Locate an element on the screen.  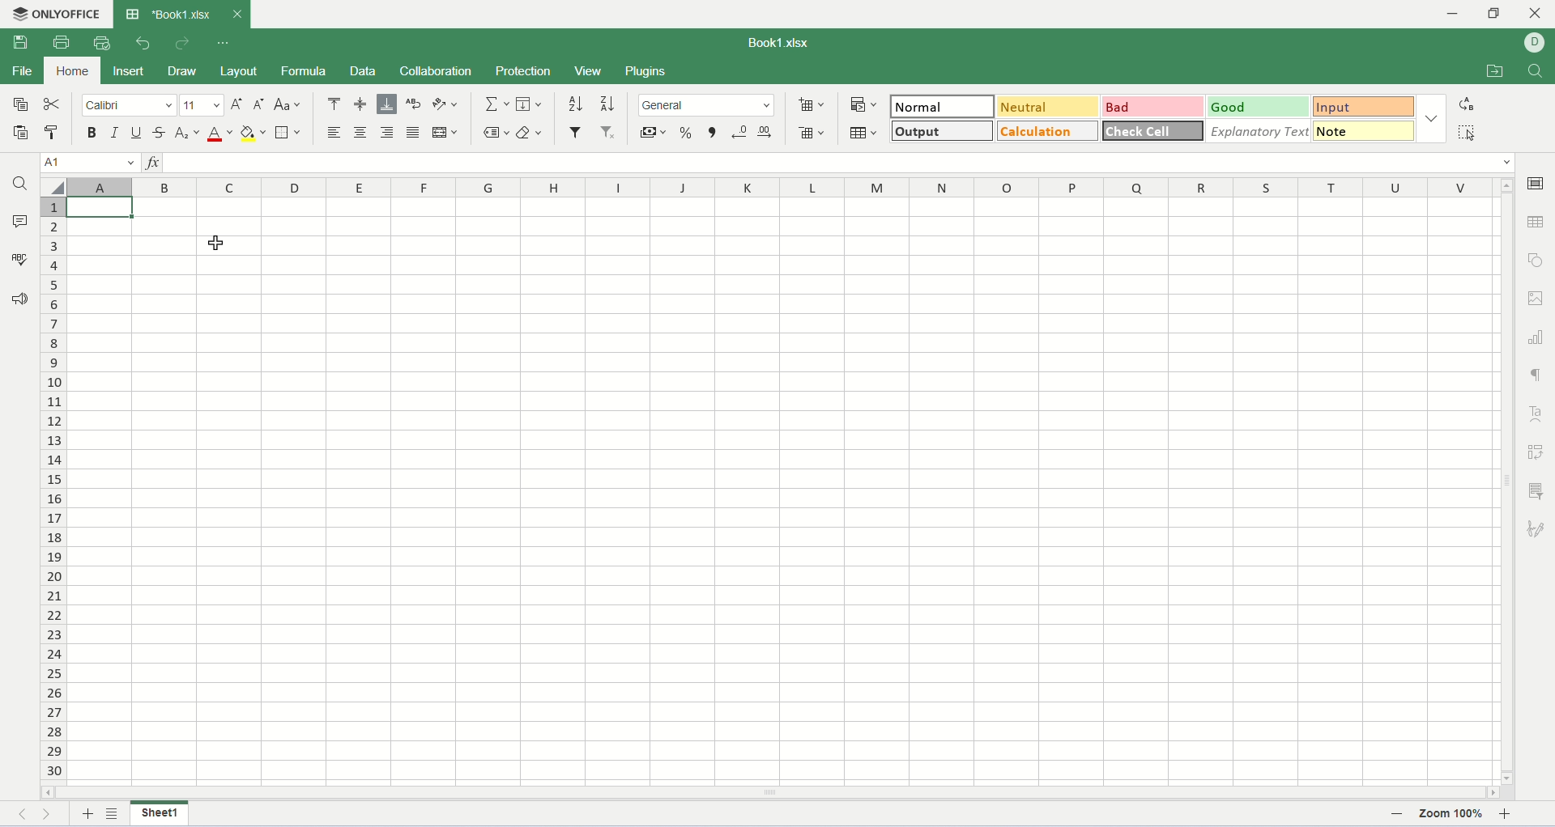
bad is located at coordinates (1151, 107).